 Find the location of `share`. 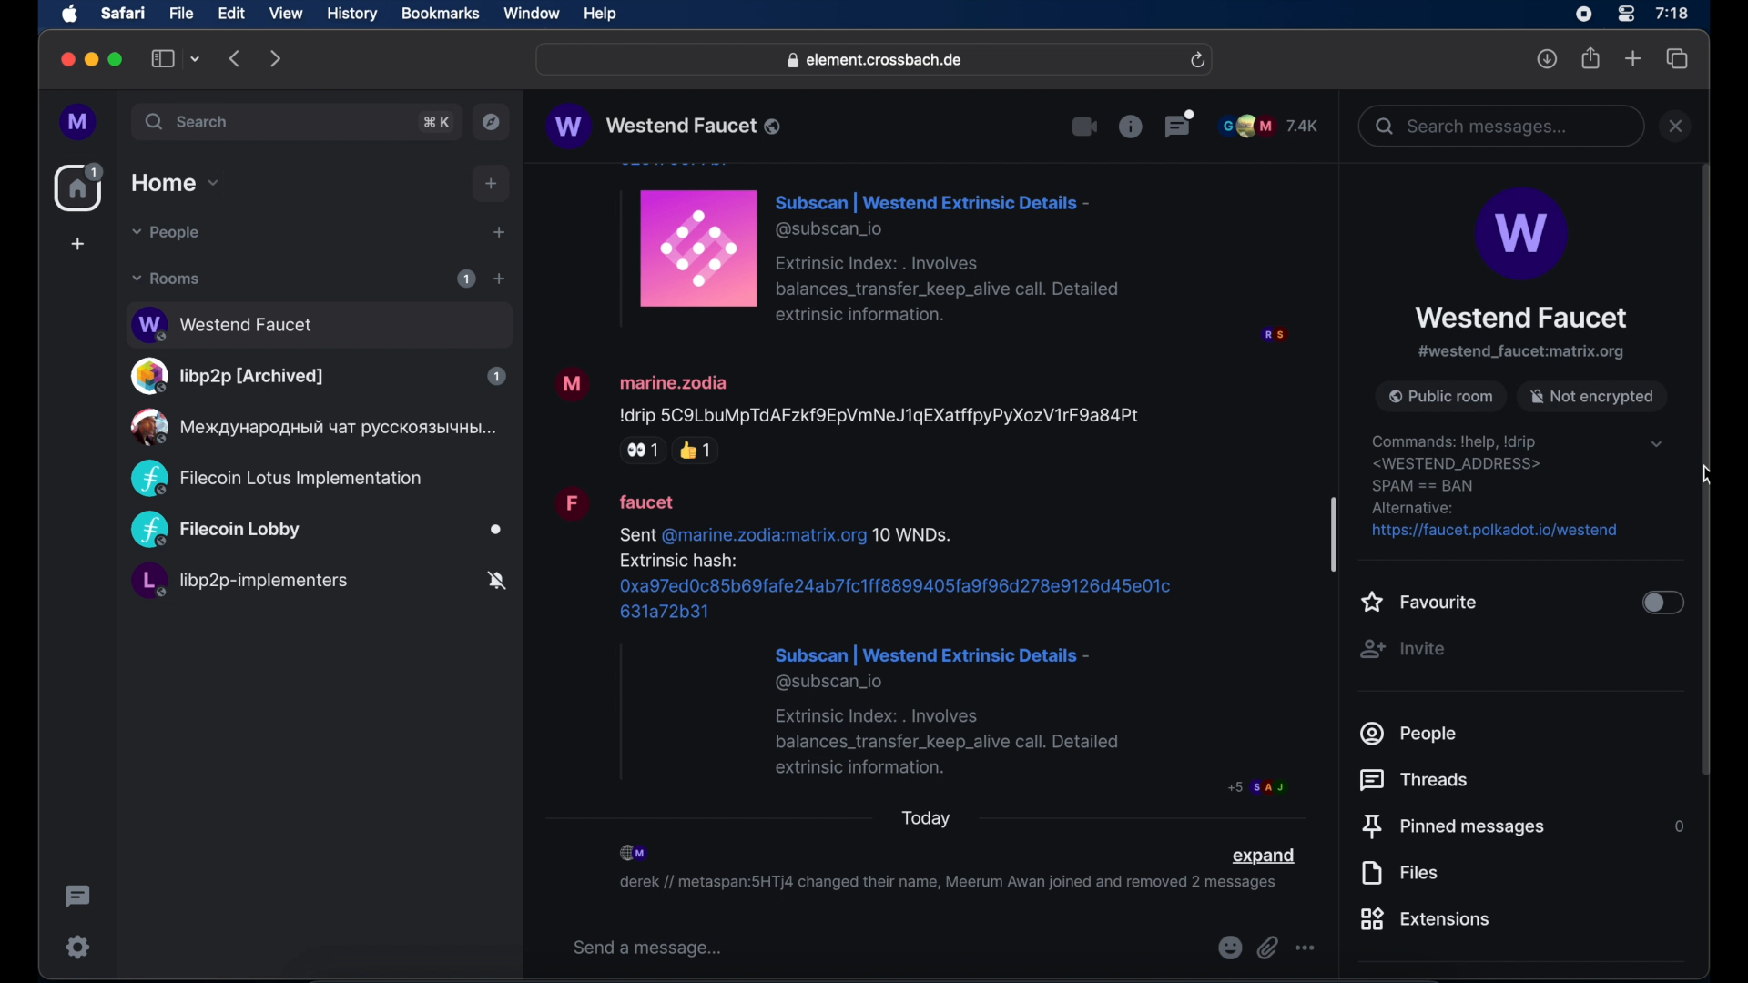

share is located at coordinates (1591, 58).